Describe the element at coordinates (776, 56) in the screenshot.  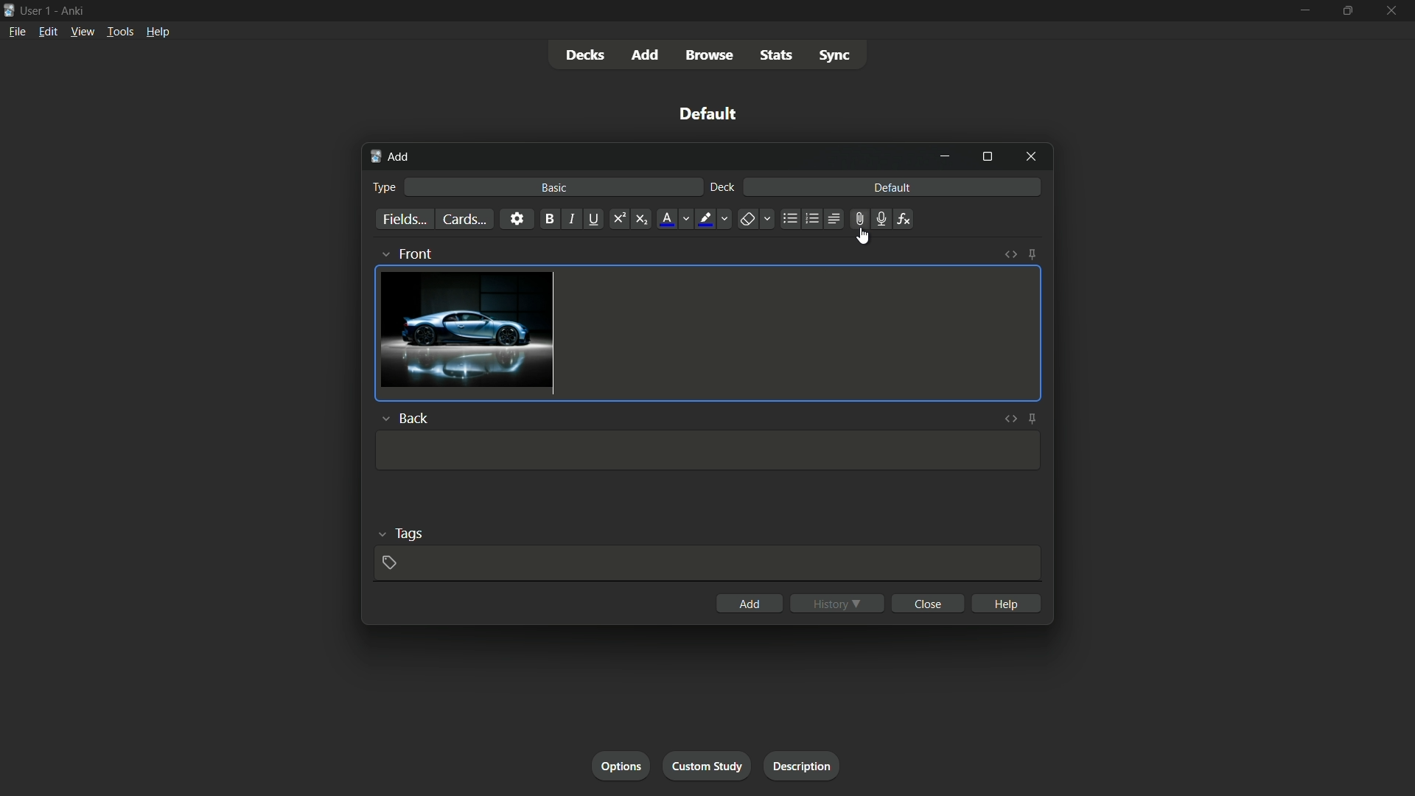
I see `stats` at that location.